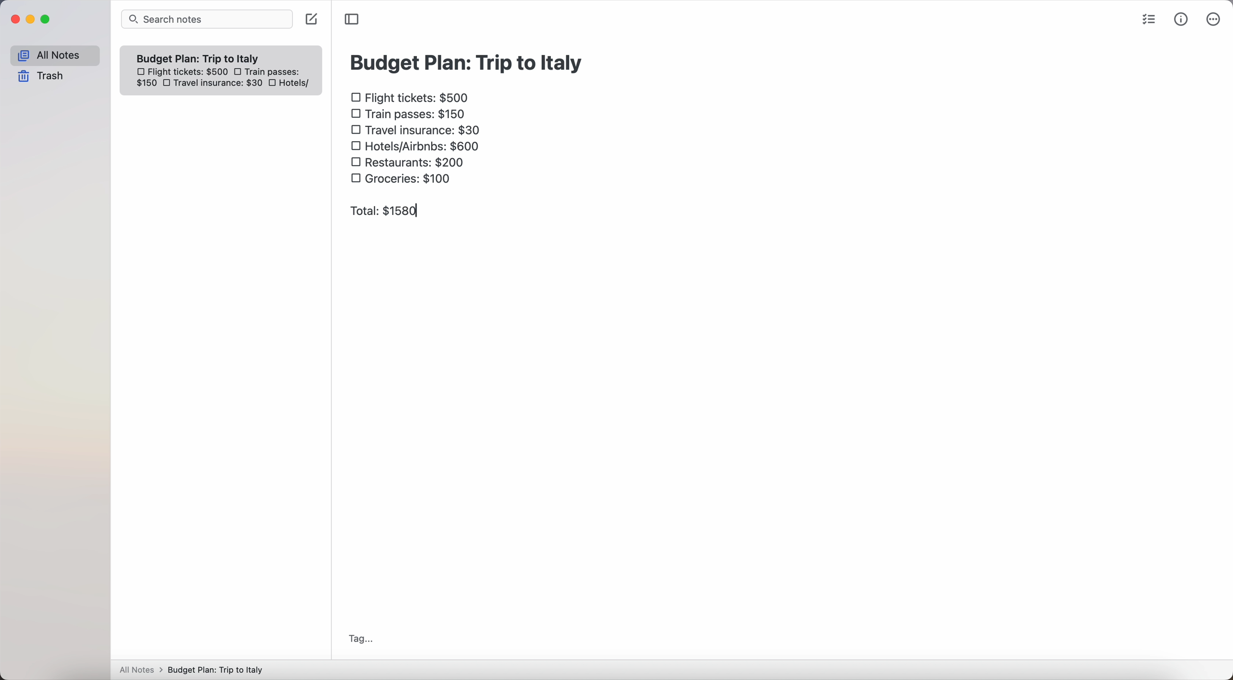 Image resolution: width=1233 pixels, height=680 pixels. What do you see at coordinates (352, 19) in the screenshot?
I see `toggle sidebar` at bounding box center [352, 19].